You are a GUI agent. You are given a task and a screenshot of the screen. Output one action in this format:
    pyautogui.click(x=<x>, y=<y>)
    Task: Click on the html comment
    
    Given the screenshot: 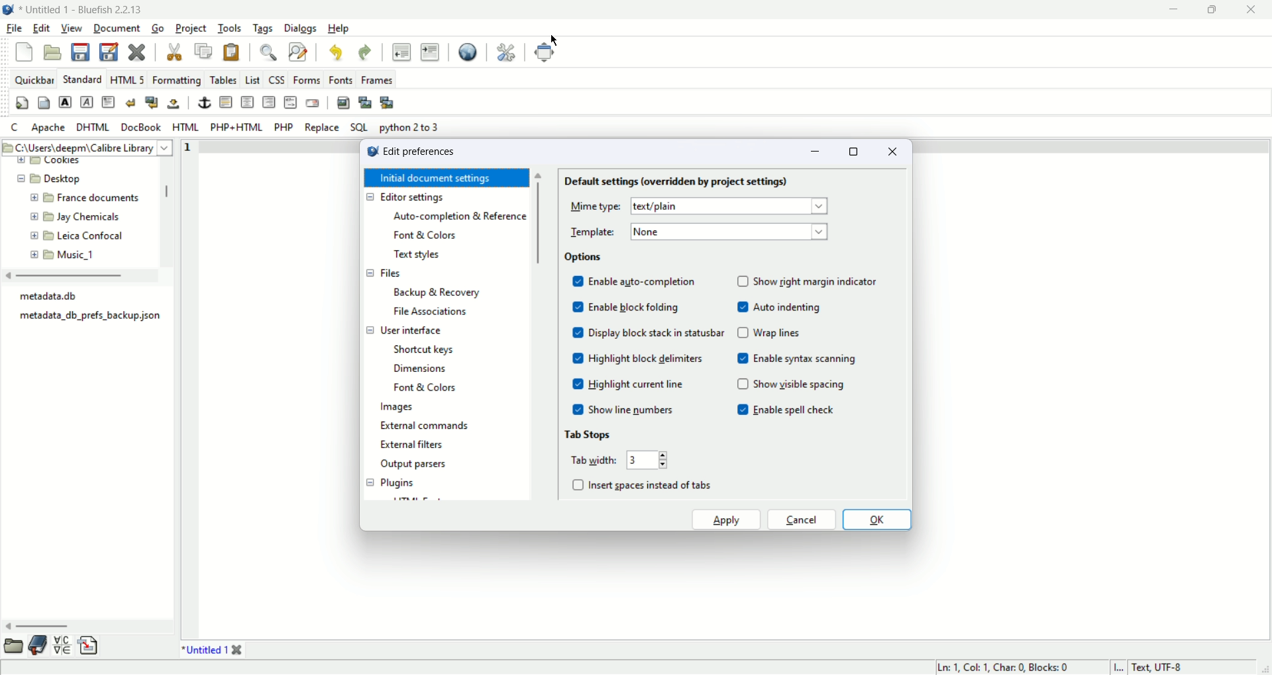 What is the action you would take?
    pyautogui.click(x=291, y=103)
    